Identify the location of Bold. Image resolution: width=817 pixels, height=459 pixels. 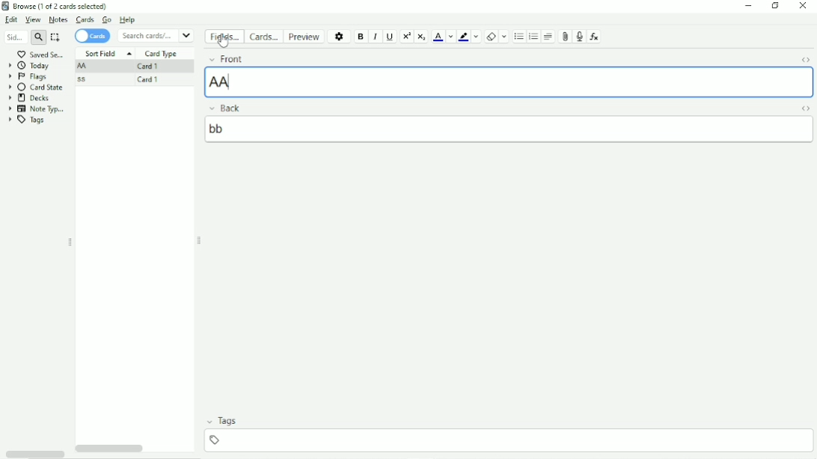
(361, 37).